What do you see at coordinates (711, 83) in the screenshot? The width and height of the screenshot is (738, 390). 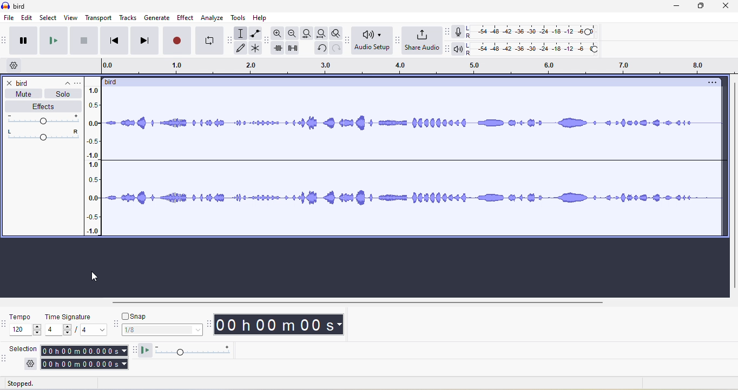 I see `option` at bounding box center [711, 83].